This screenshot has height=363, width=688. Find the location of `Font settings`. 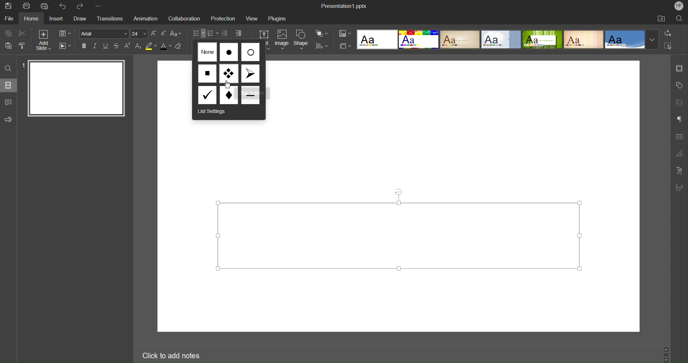

Font settings is located at coordinates (114, 33).